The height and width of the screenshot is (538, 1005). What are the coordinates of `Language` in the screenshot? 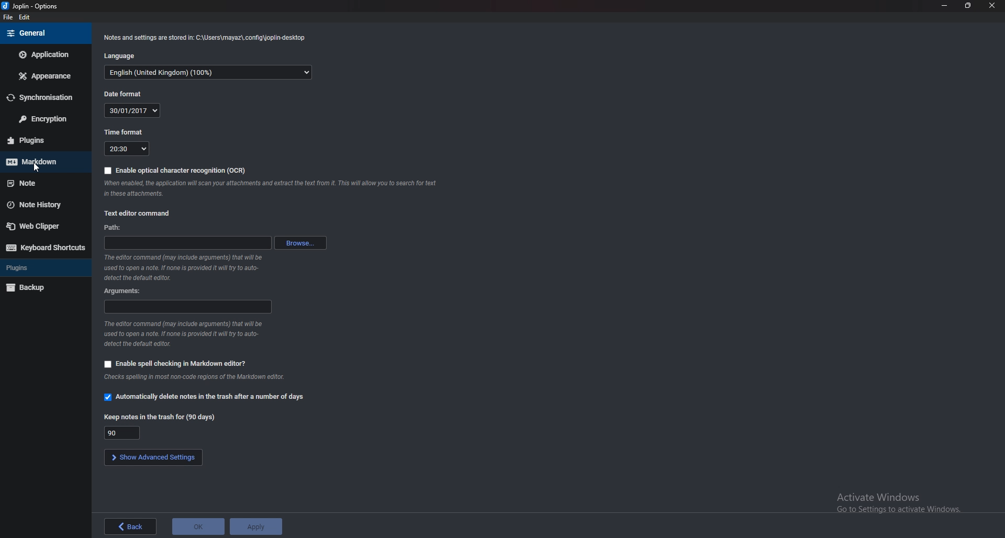 It's located at (124, 57).